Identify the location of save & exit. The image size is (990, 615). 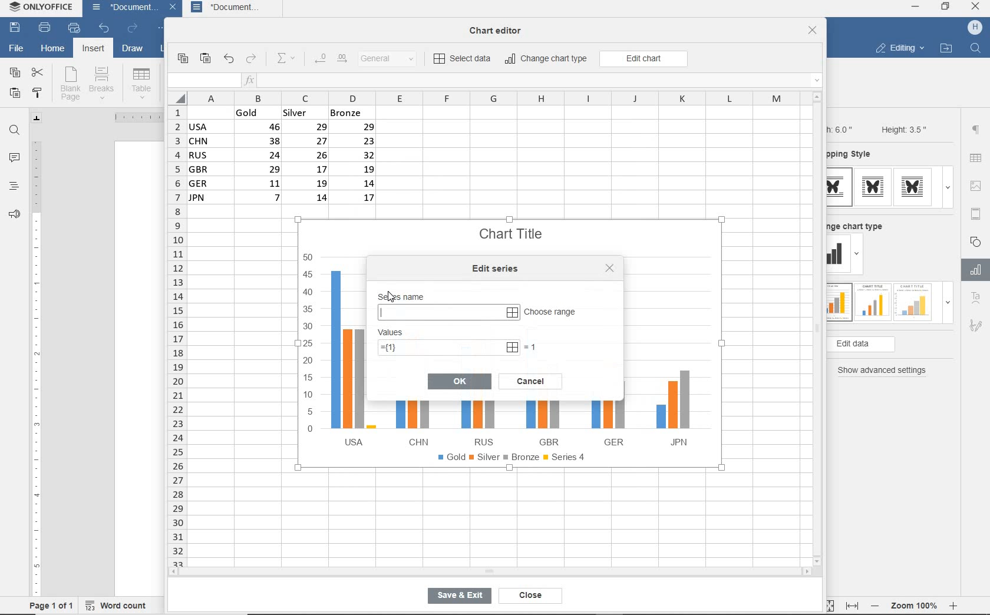
(457, 598).